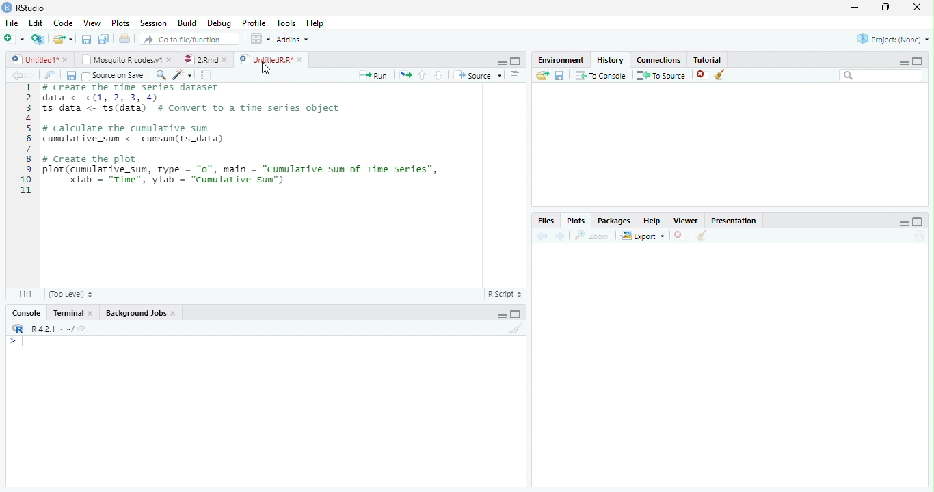  I want to click on Profile, so click(254, 24).